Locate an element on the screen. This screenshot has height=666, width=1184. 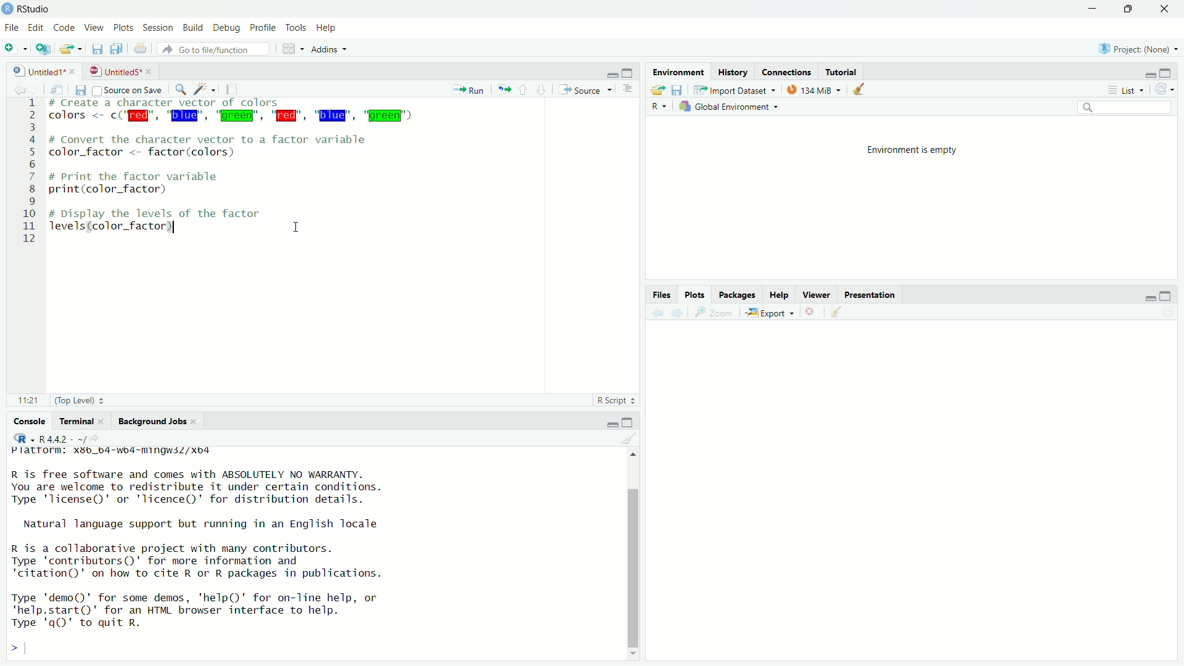
(top level) is located at coordinates (84, 400).